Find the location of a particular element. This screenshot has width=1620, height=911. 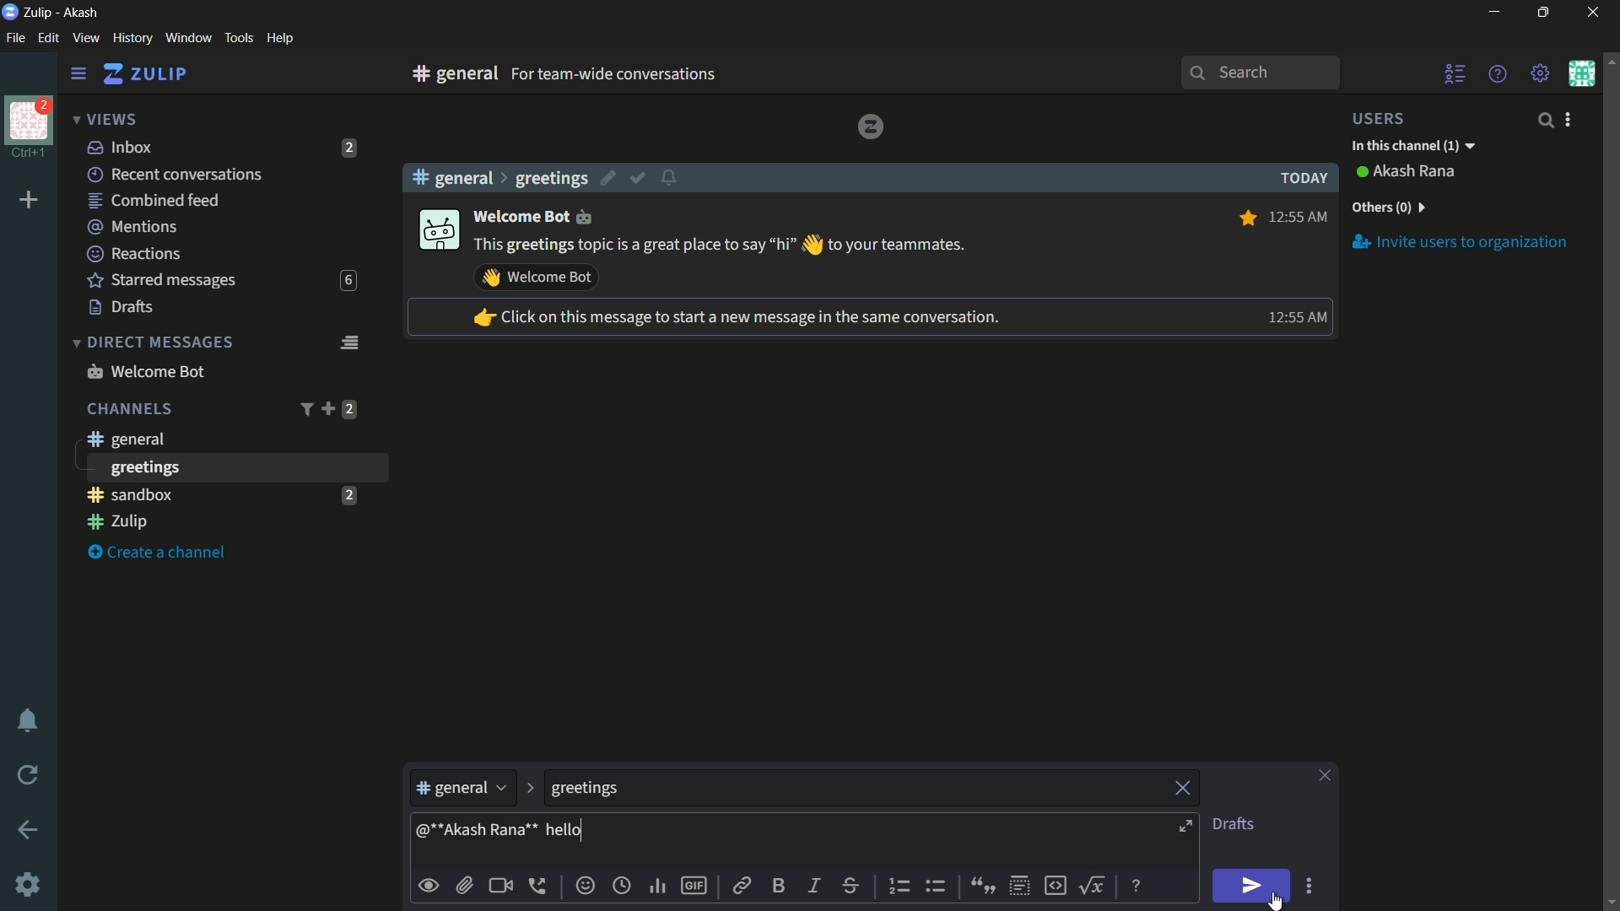

link is located at coordinates (740, 888).